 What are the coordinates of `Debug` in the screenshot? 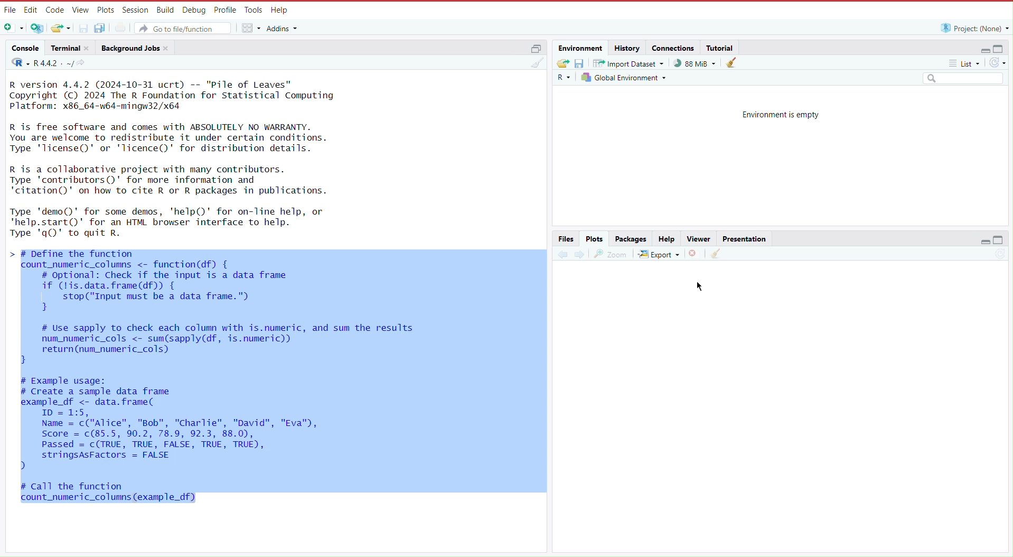 It's located at (193, 10).